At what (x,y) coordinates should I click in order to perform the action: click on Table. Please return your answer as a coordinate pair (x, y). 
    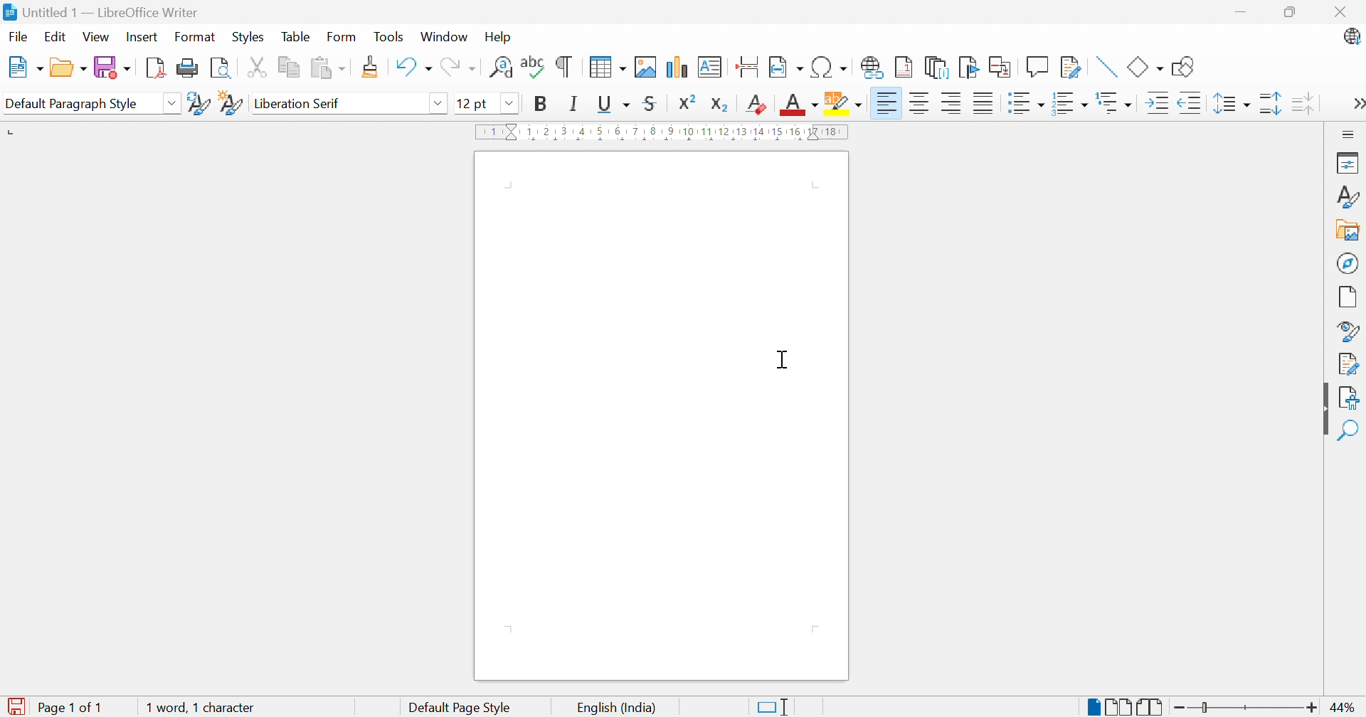
    Looking at the image, I should click on (297, 36).